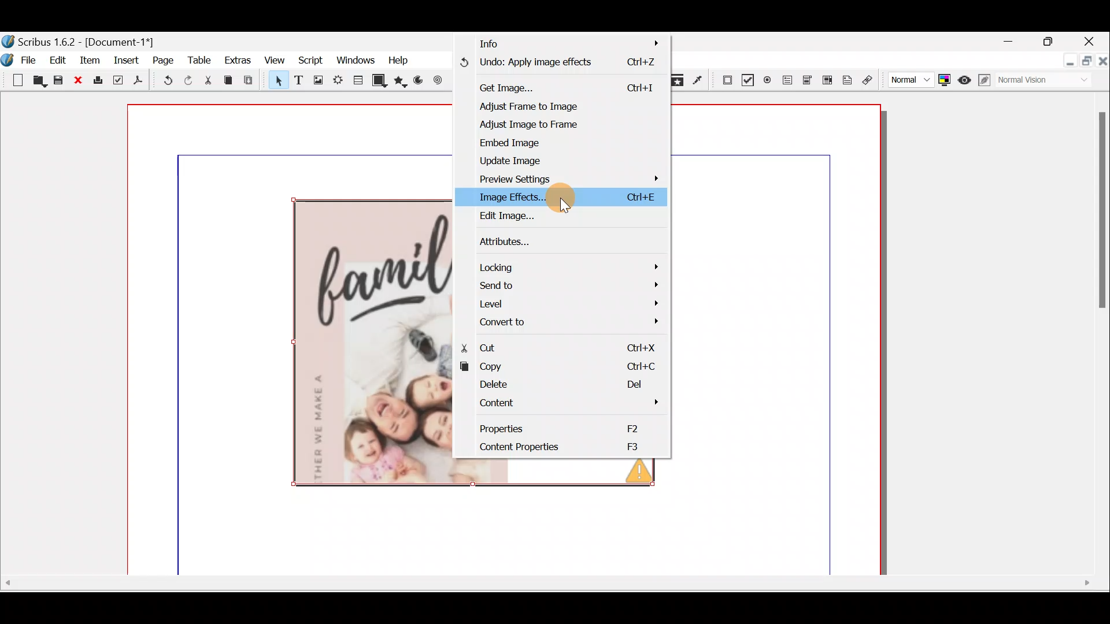 The width and height of the screenshot is (1110, 624). I want to click on Item, so click(88, 60).